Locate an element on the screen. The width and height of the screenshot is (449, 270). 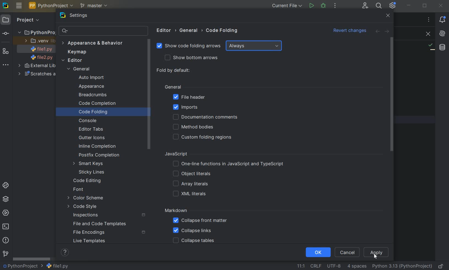
AUTO IMPORT is located at coordinates (91, 78).